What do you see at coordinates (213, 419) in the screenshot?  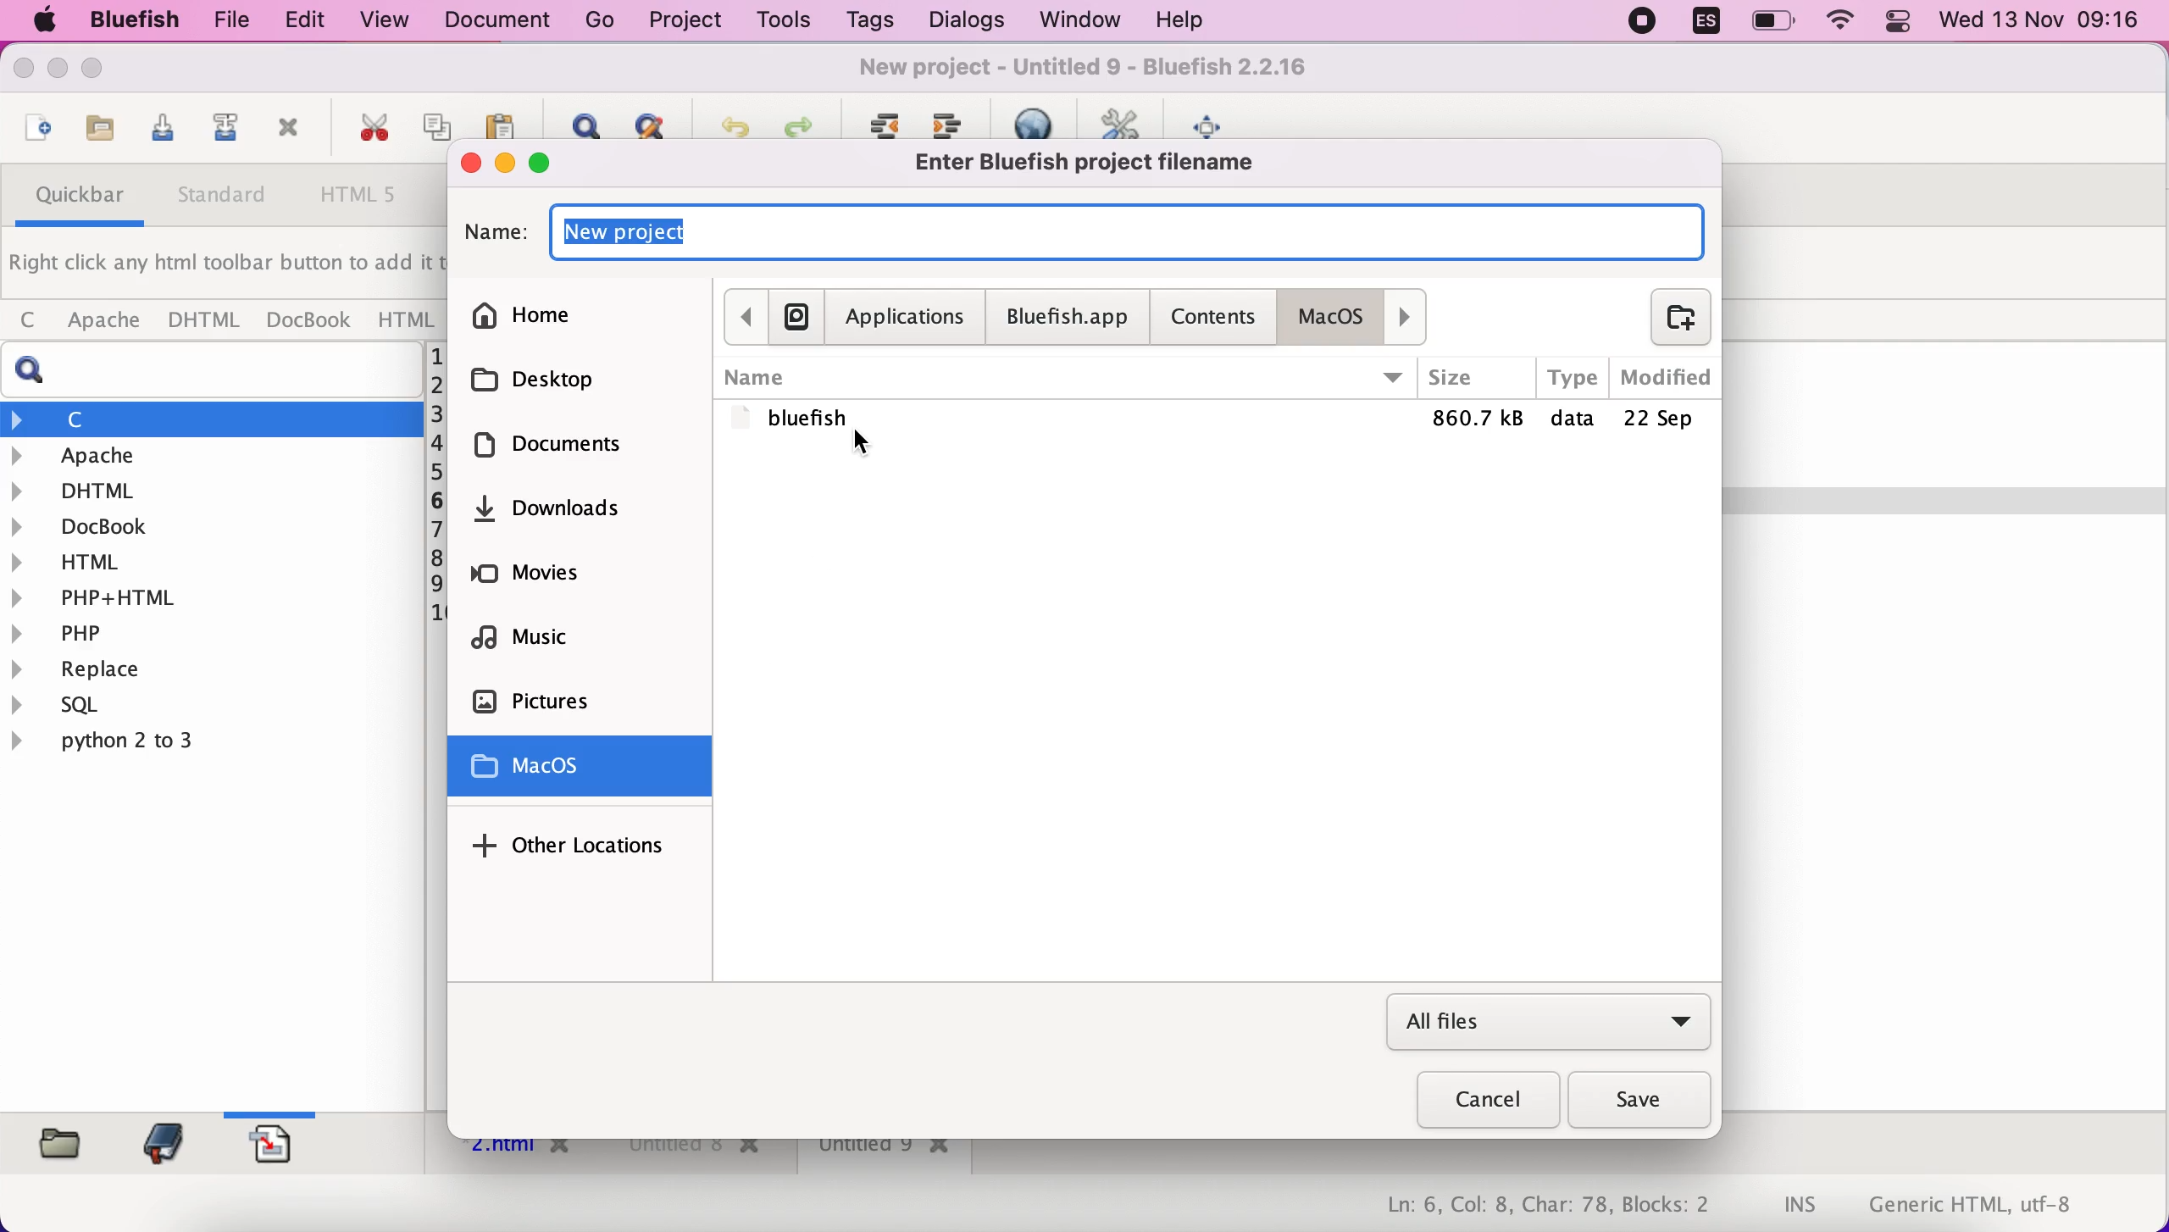 I see `c` at bounding box center [213, 419].